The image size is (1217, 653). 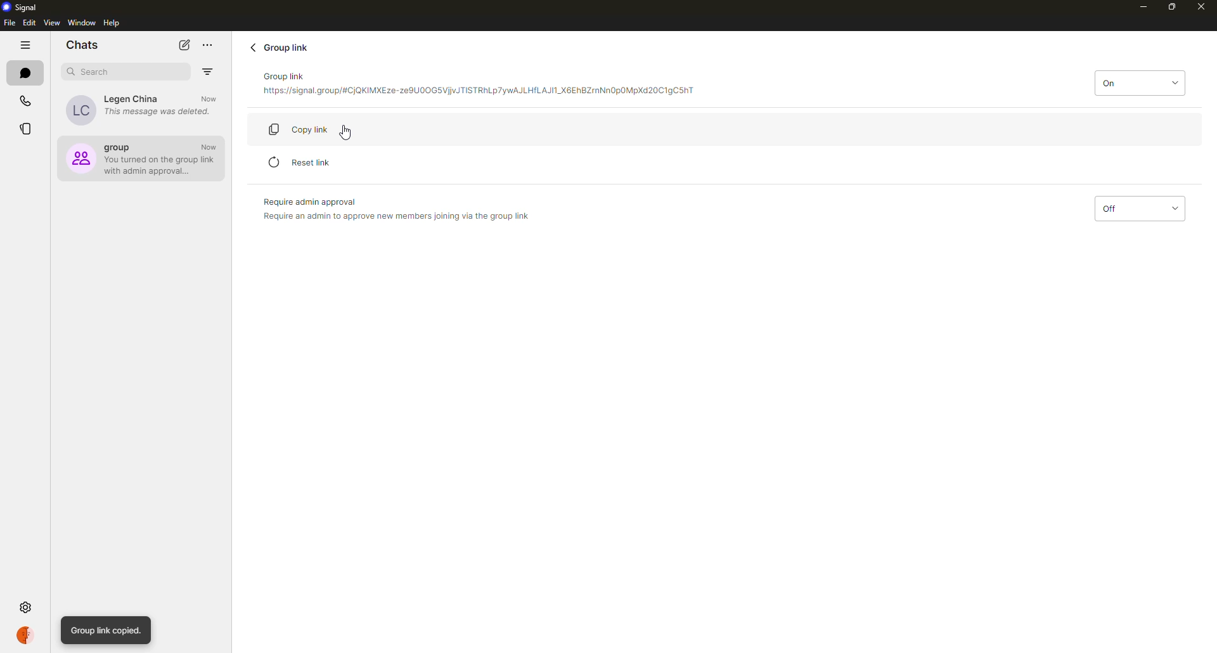 What do you see at coordinates (185, 44) in the screenshot?
I see `new chat` at bounding box center [185, 44].